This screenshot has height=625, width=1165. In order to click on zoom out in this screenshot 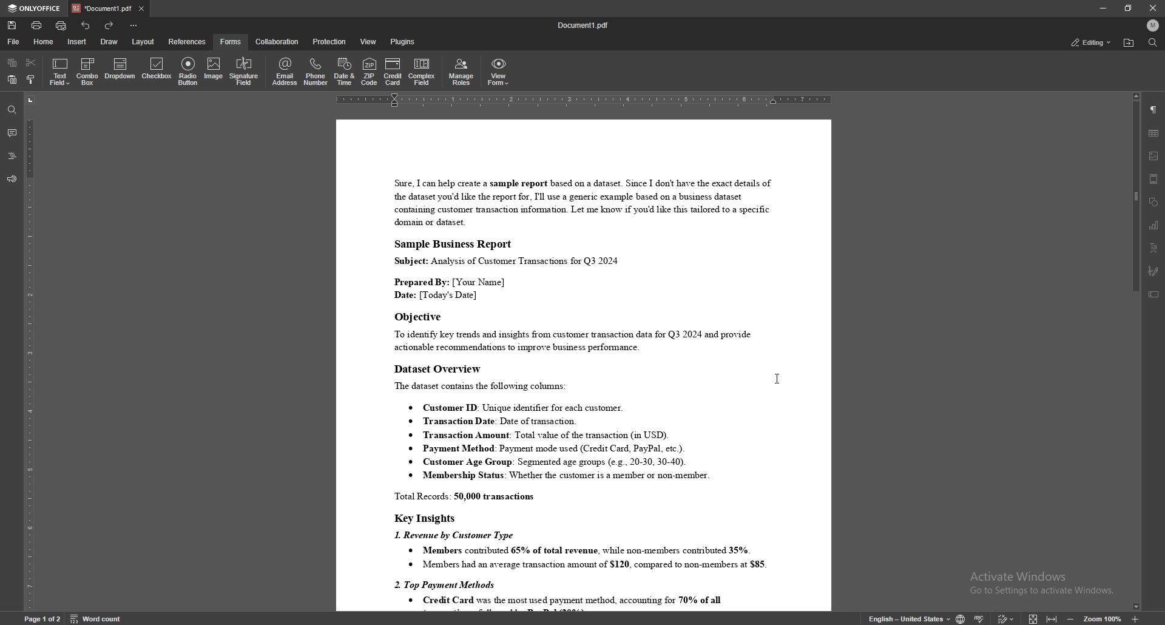, I will do `click(1073, 617)`.